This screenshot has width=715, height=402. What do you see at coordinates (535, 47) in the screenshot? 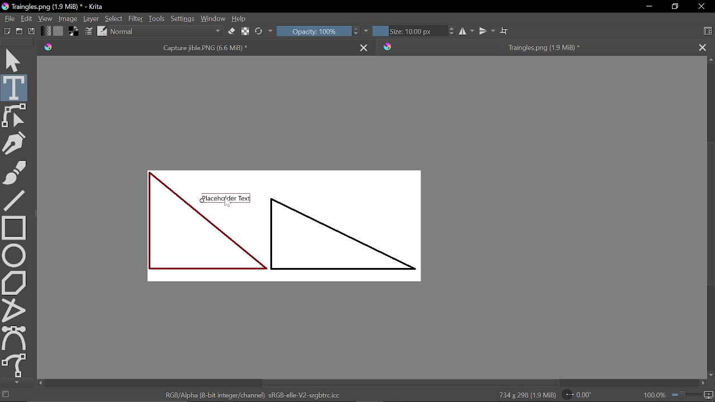
I see `Traingles.png (1.9 MiB) *` at bounding box center [535, 47].